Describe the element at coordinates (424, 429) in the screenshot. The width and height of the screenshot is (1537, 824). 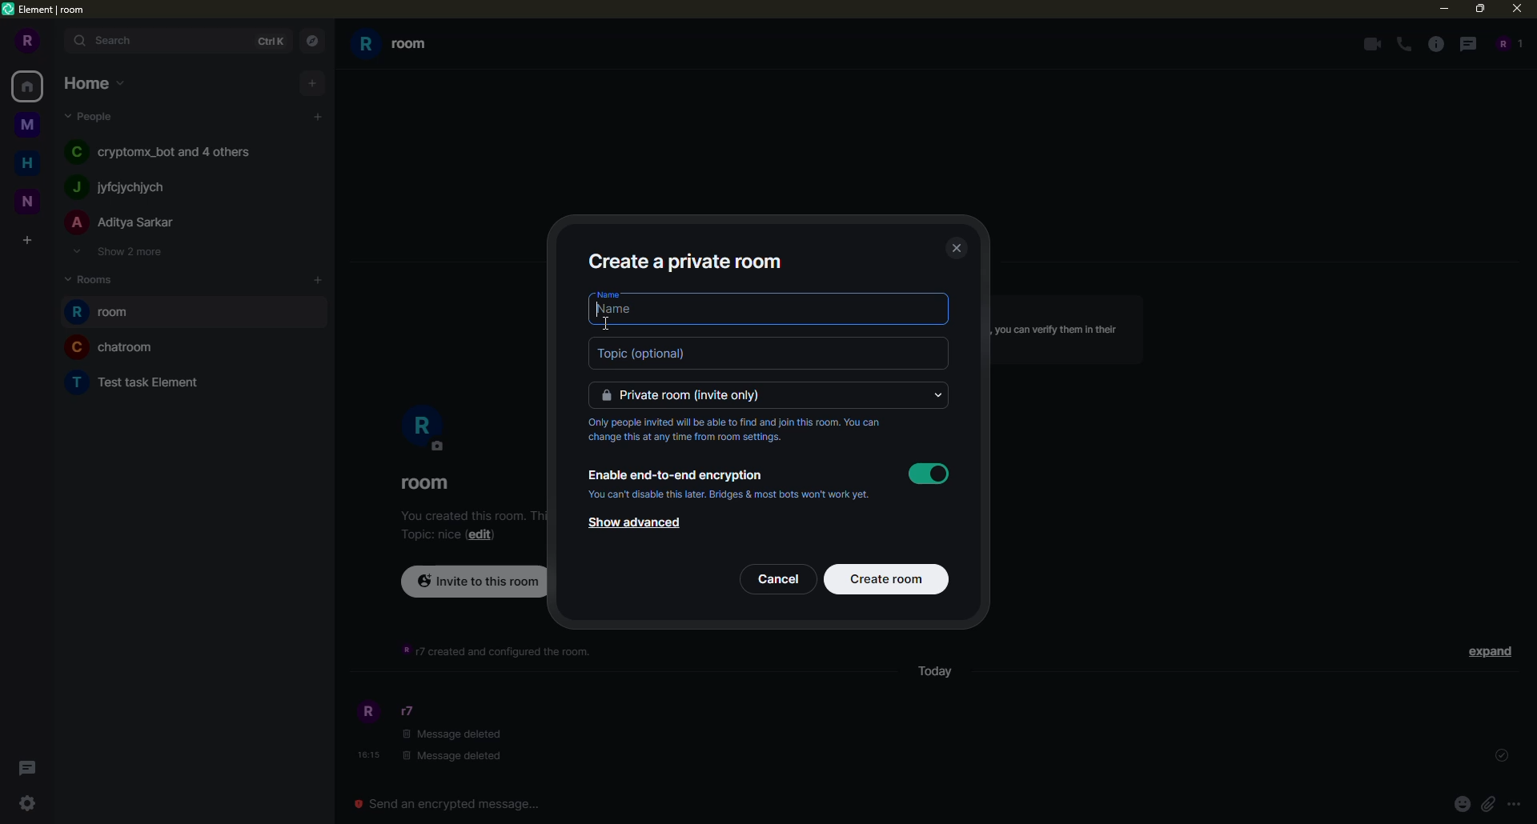
I see `profile` at that location.